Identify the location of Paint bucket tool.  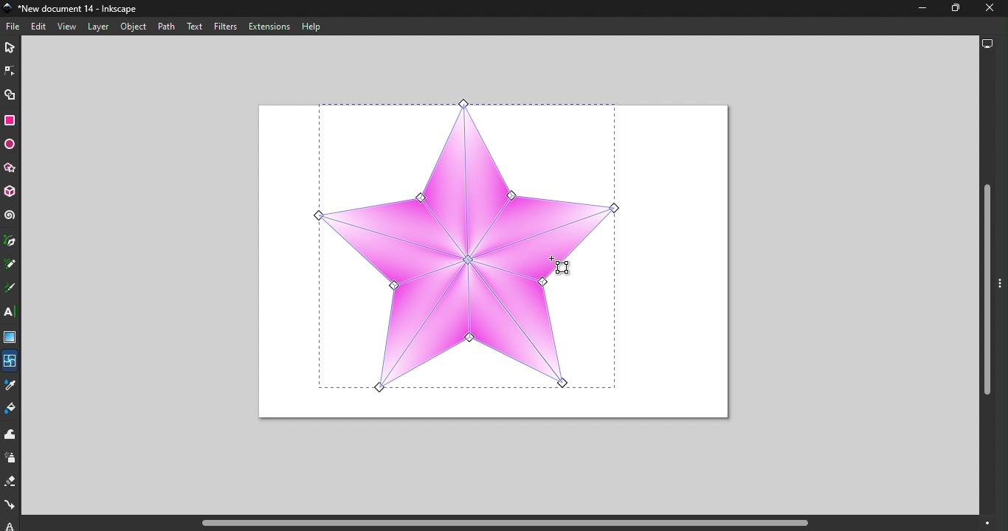
(11, 411).